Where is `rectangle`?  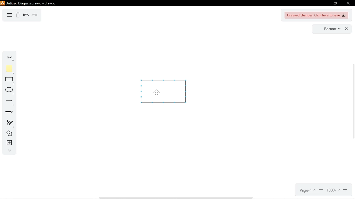
rectangle is located at coordinates (10, 81).